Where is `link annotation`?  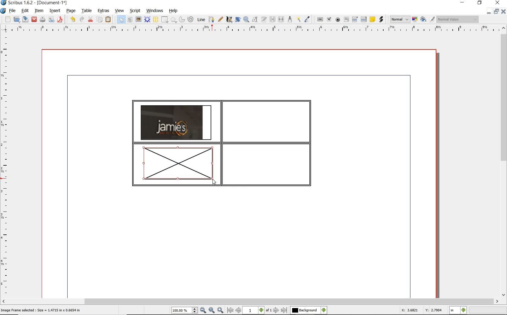 link annotation is located at coordinates (381, 19).